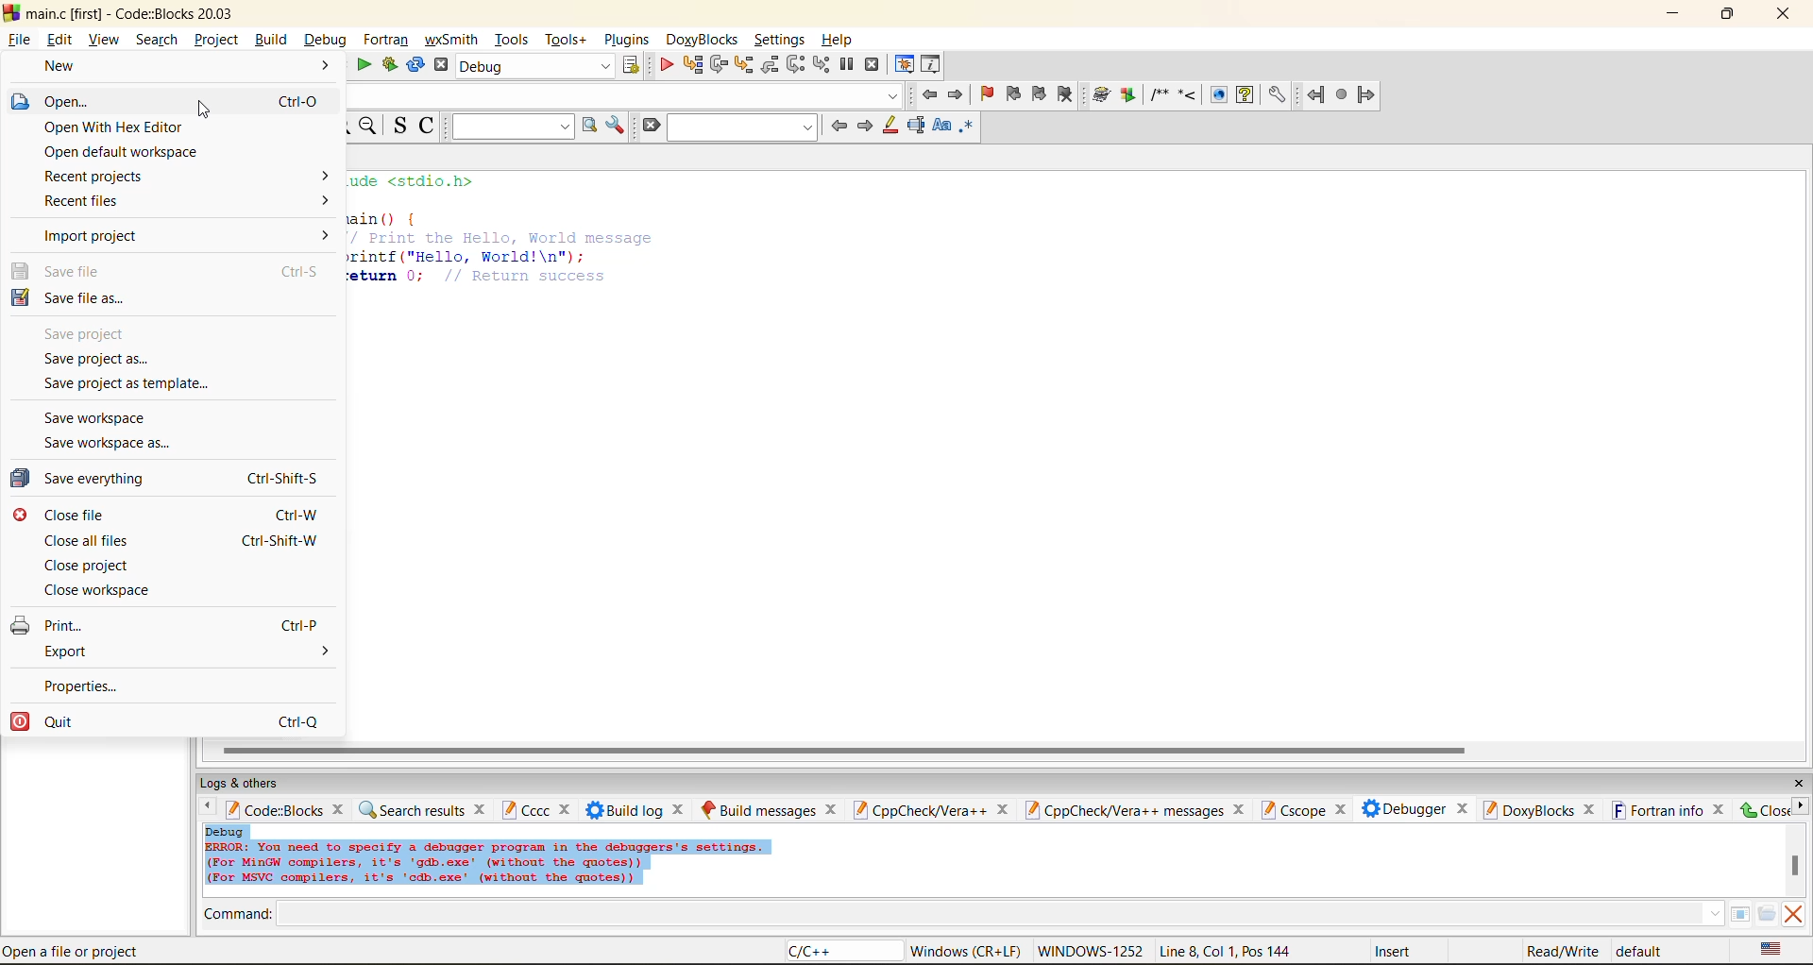  Describe the element at coordinates (122, 592) in the screenshot. I see `close workspace` at that location.